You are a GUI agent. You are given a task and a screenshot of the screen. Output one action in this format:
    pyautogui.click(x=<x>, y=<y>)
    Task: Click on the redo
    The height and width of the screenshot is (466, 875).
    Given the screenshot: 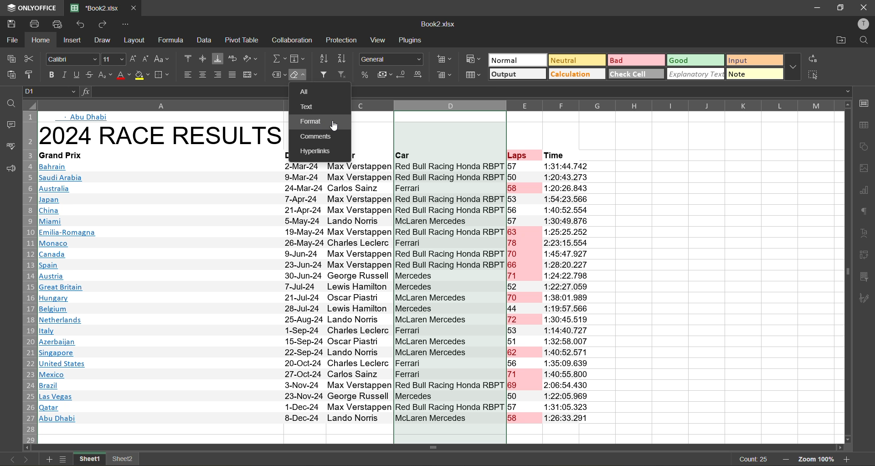 What is the action you would take?
    pyautogui.click(x=104, y=24)
    